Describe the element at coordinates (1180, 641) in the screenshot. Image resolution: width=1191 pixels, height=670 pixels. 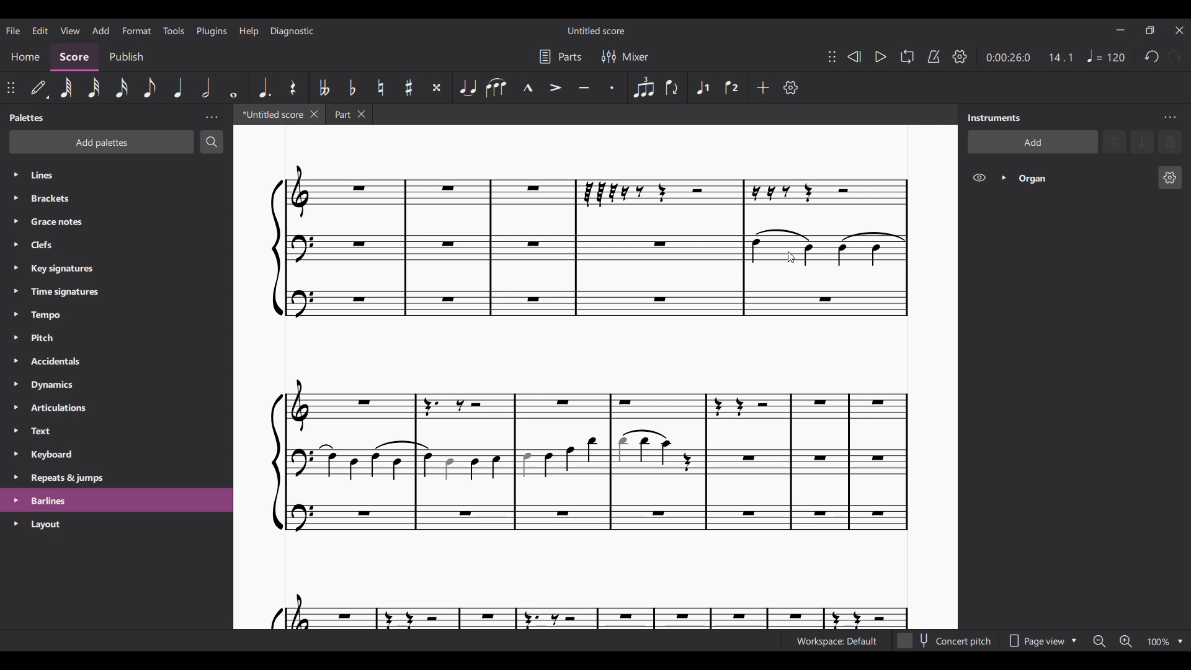
I see `Zoom options` at that location.